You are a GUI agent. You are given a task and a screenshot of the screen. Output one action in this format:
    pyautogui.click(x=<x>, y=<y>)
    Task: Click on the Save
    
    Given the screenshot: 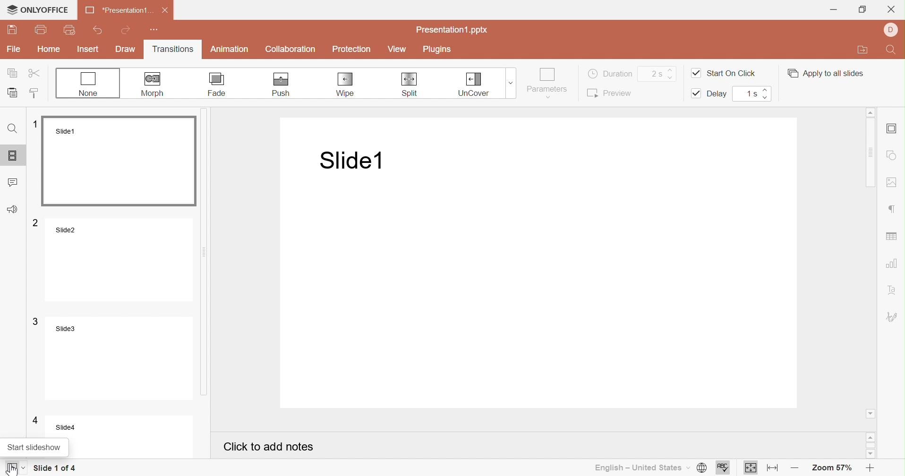 What is the action you would take?
    pyautogui.click(x=12, y=29)
    